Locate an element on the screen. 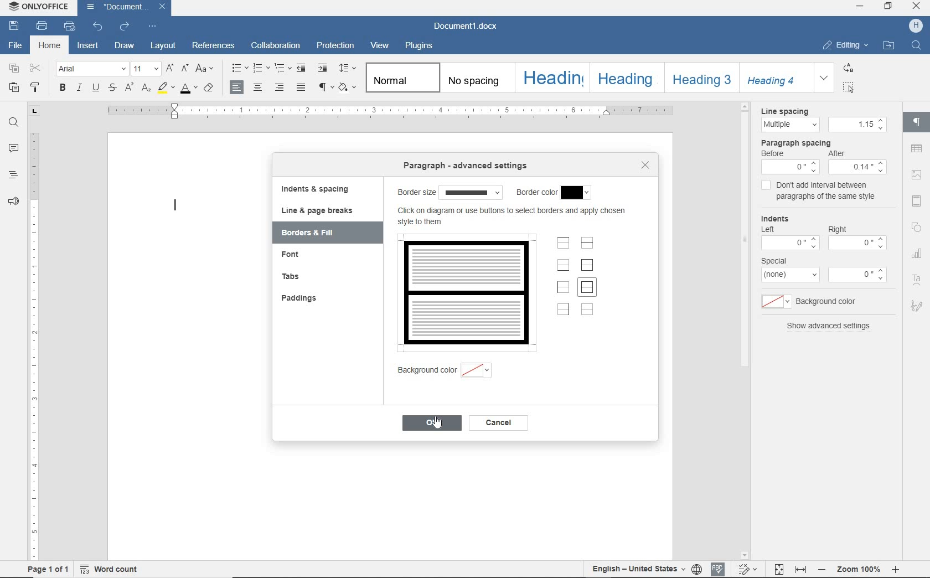  paste is located at coordinates (14, 87).